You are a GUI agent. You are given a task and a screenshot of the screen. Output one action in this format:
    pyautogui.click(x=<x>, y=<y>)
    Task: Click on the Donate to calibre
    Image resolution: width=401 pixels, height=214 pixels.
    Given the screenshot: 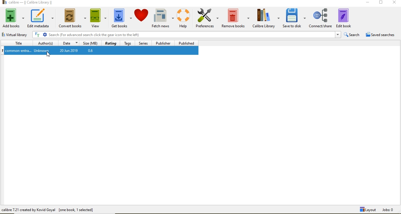 What is the action you would take?
    pyautogui.click(x=142, y=18)
    